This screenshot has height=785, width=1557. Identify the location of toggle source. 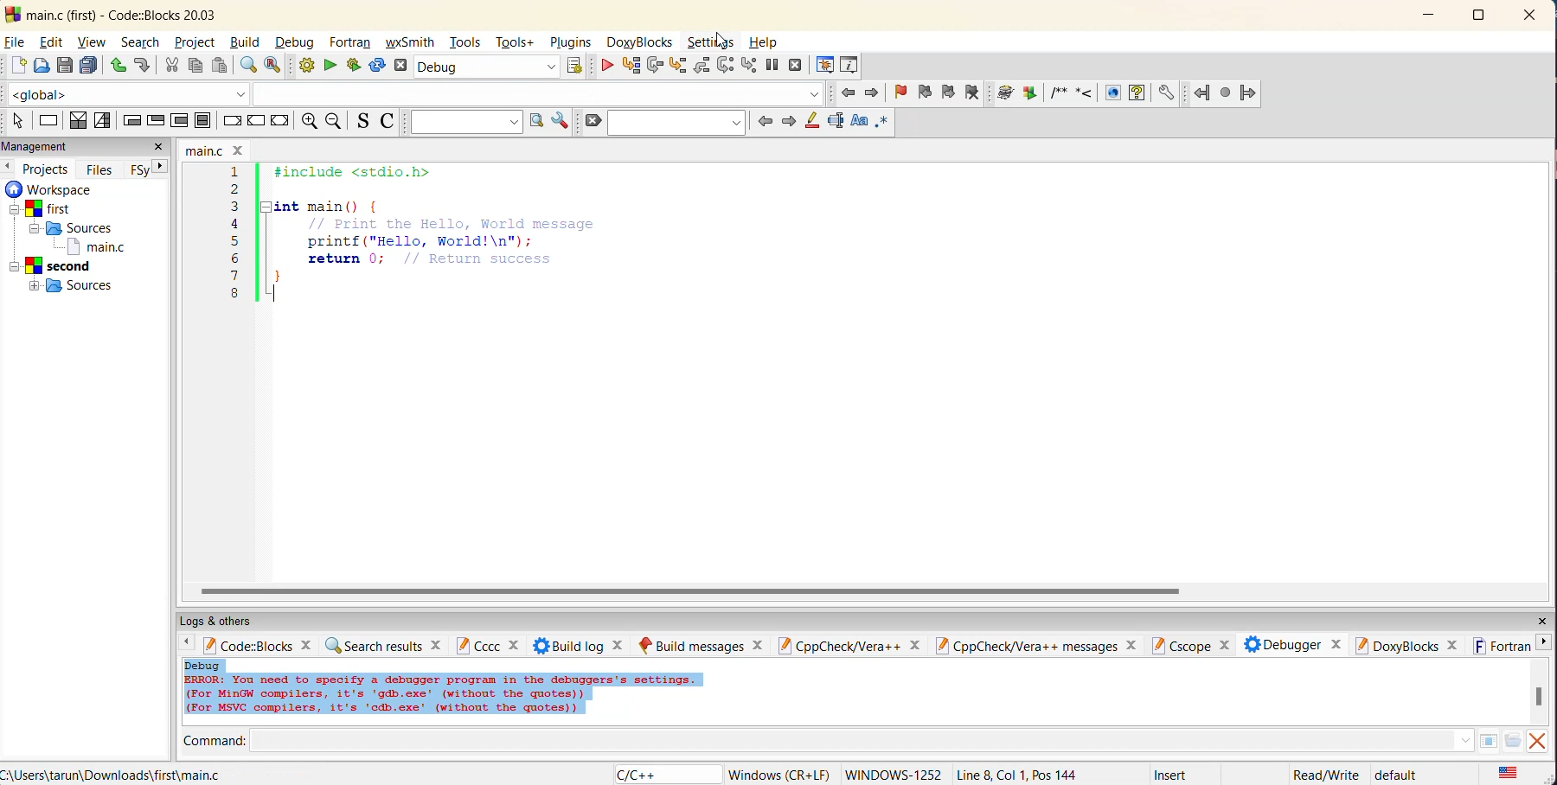
(362, 122).